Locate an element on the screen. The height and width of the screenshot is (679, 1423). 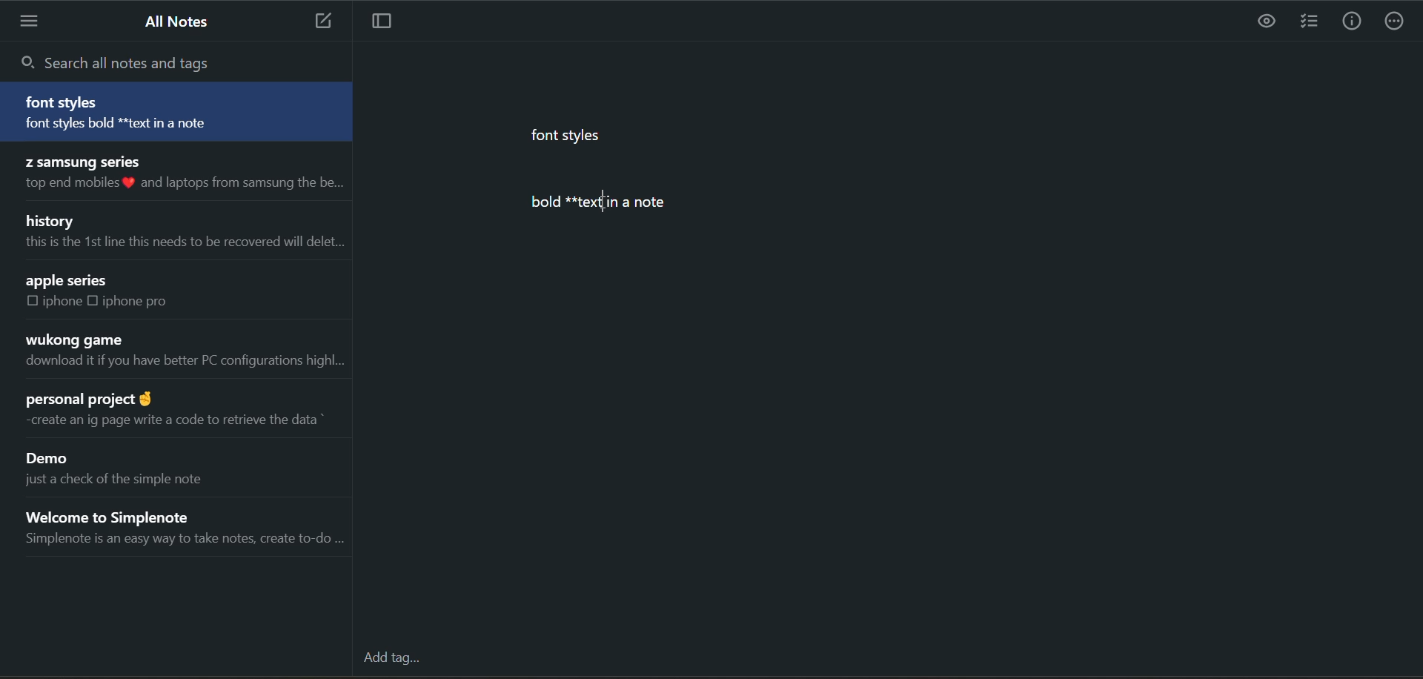
top end mobiles % and laptops from samsung the be... is located at coordinates (180, 184).